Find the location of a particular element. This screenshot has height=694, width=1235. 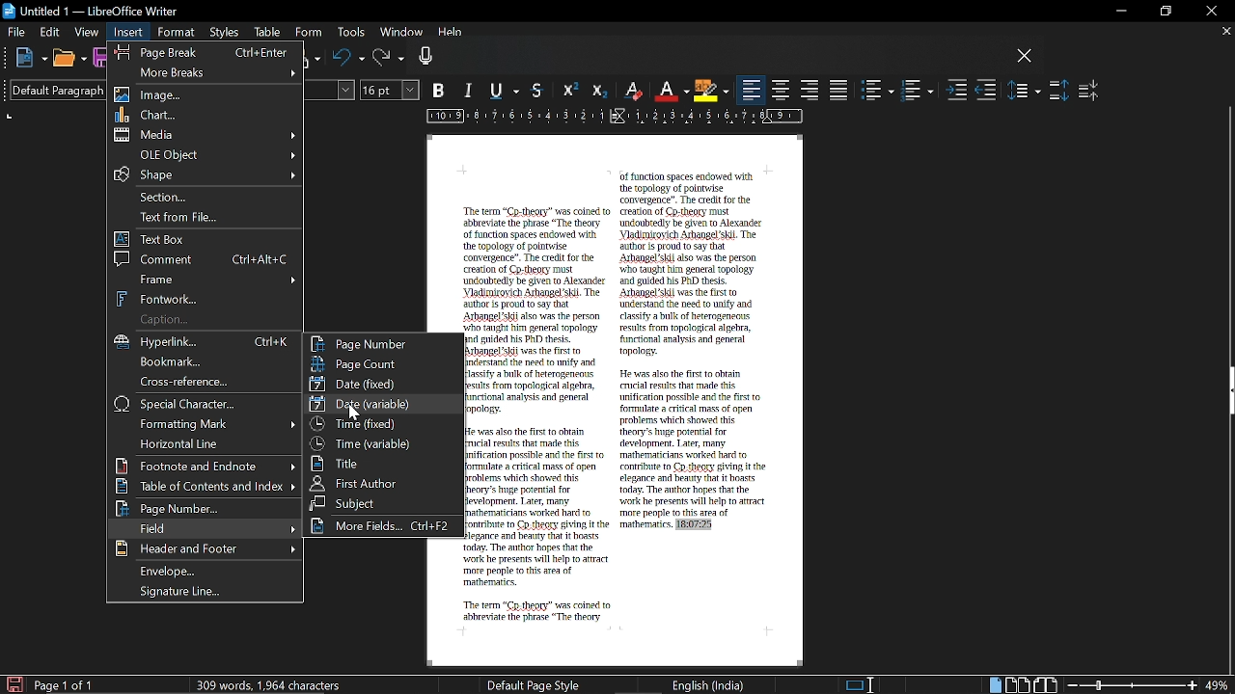

New is located at coordinates (31, 59).